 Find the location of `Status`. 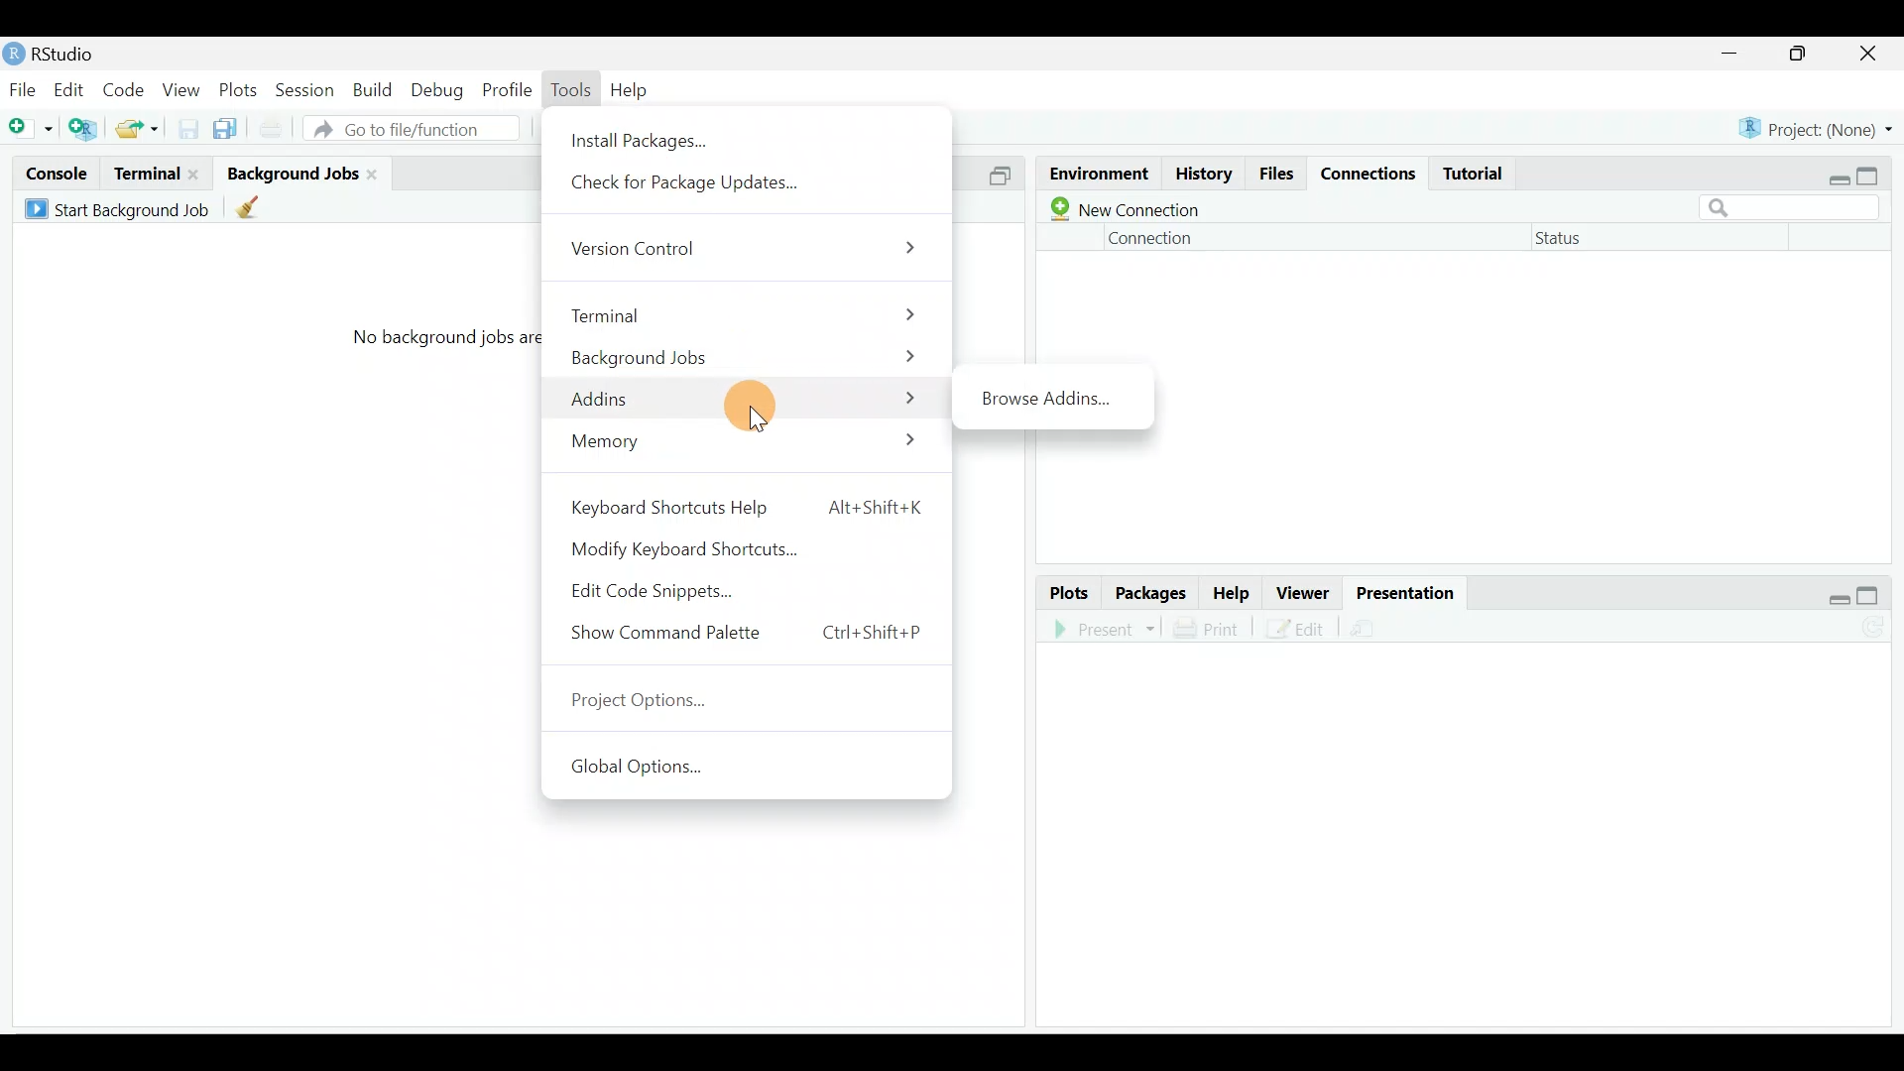

Status is located at coordinates (1573, 240).